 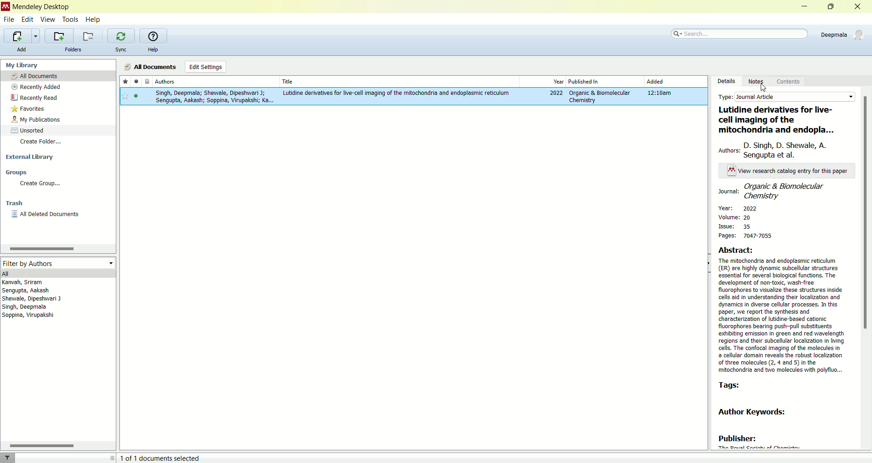 What do you see at coordinates (788, 171) in the screenshot?
I see `view research catalog for this paper` at bounding box center [788, 171].